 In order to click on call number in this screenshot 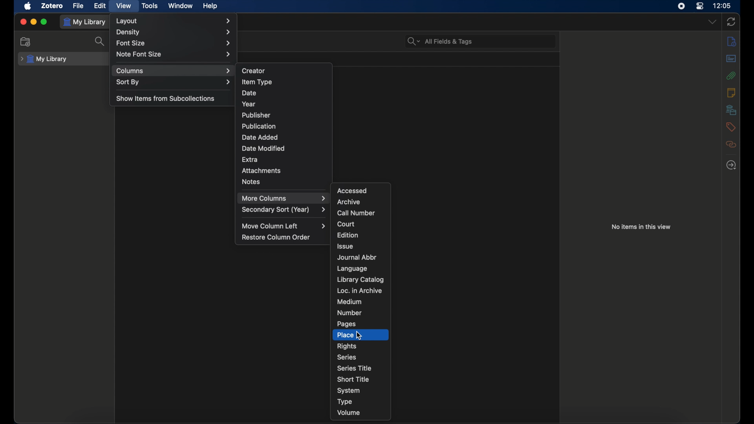, I will do `click(356, 213)`.